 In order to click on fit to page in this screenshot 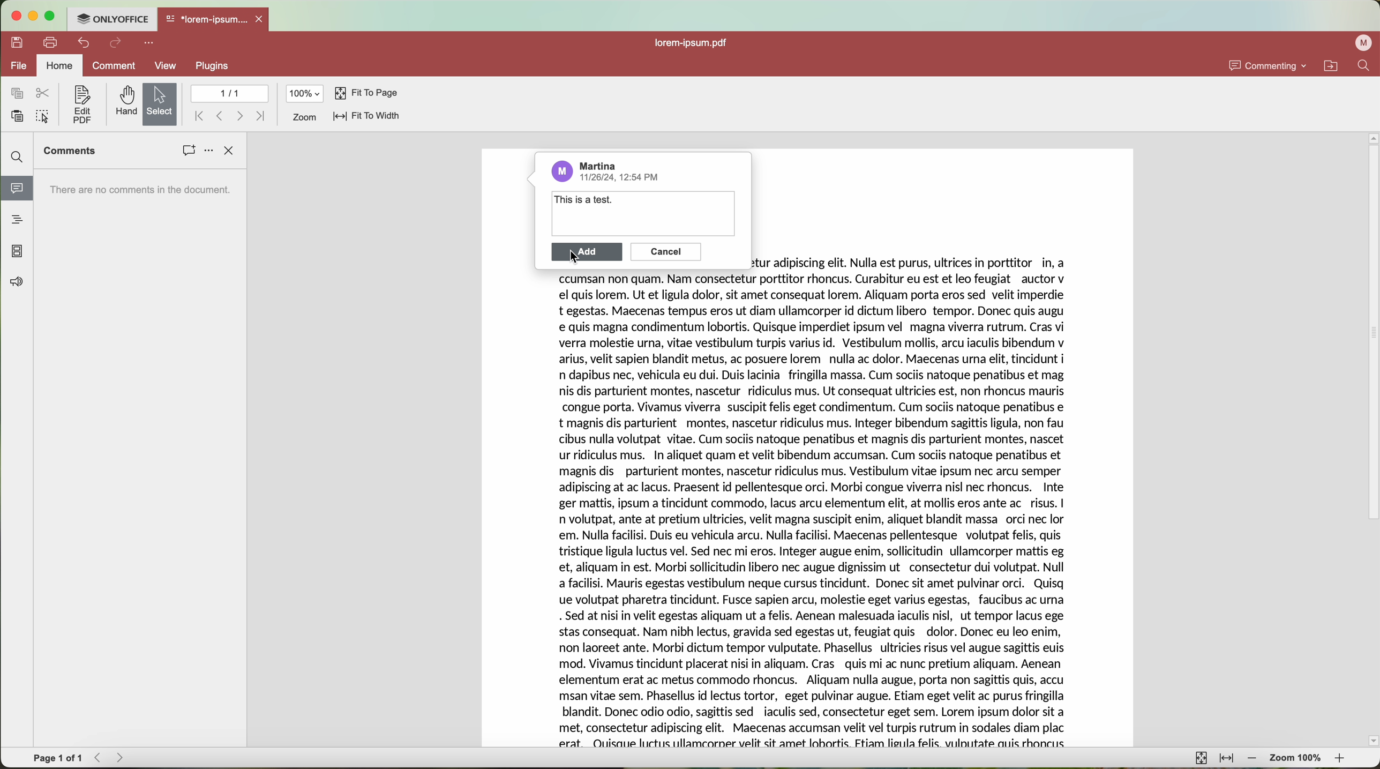, I will do `click(1201, 758)`.